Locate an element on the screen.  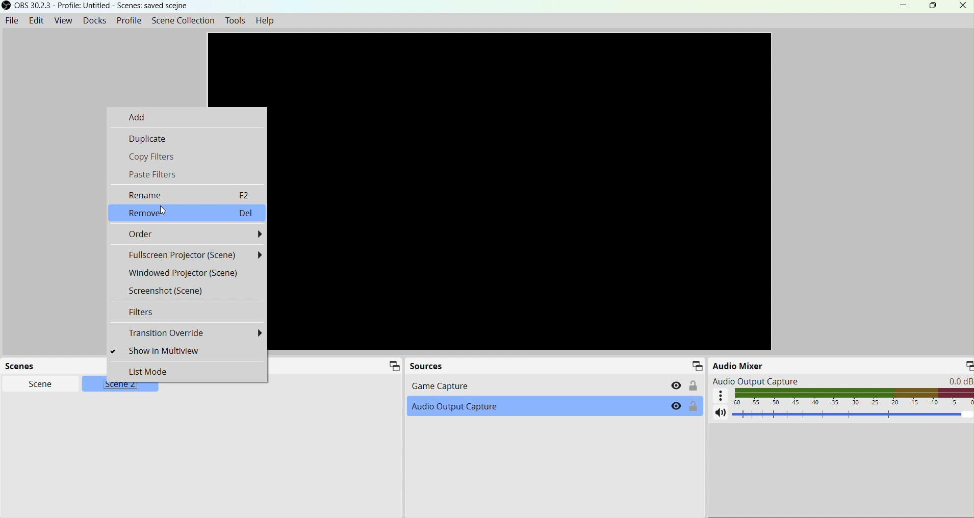
Add is located at coordinates (187, 116).